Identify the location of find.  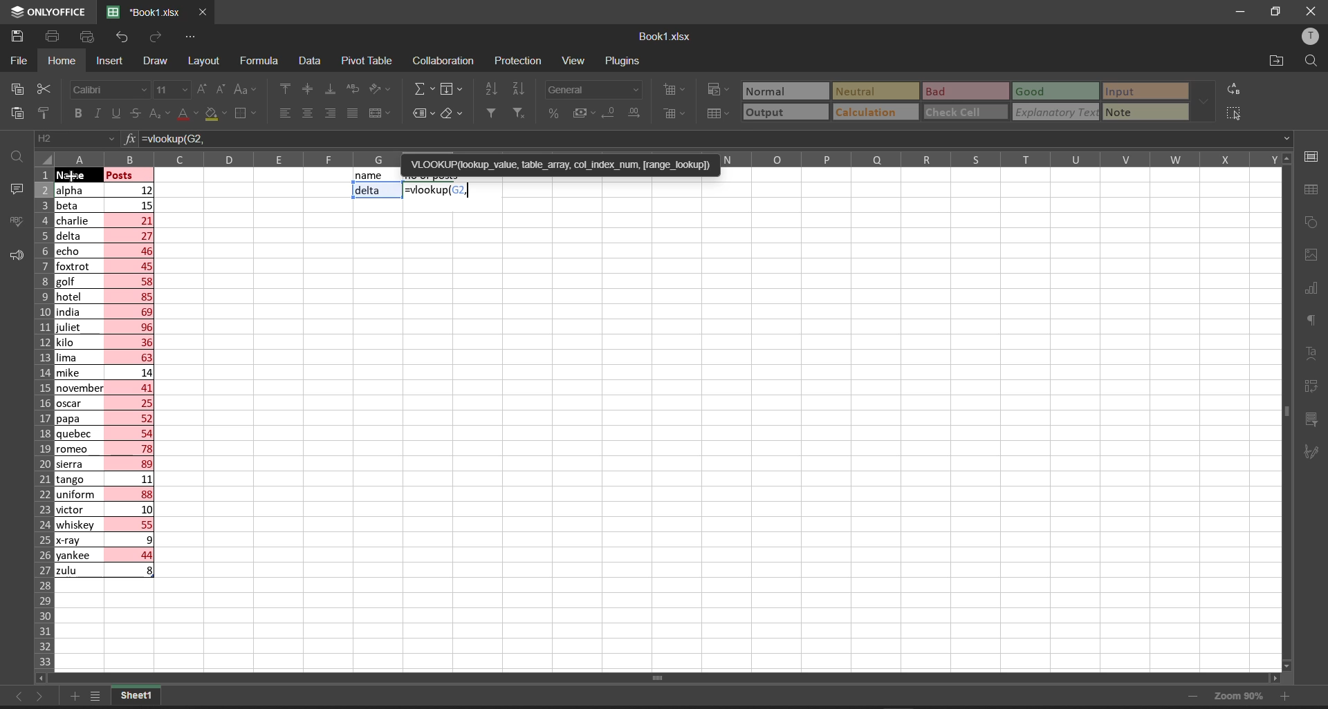
(15, 154).